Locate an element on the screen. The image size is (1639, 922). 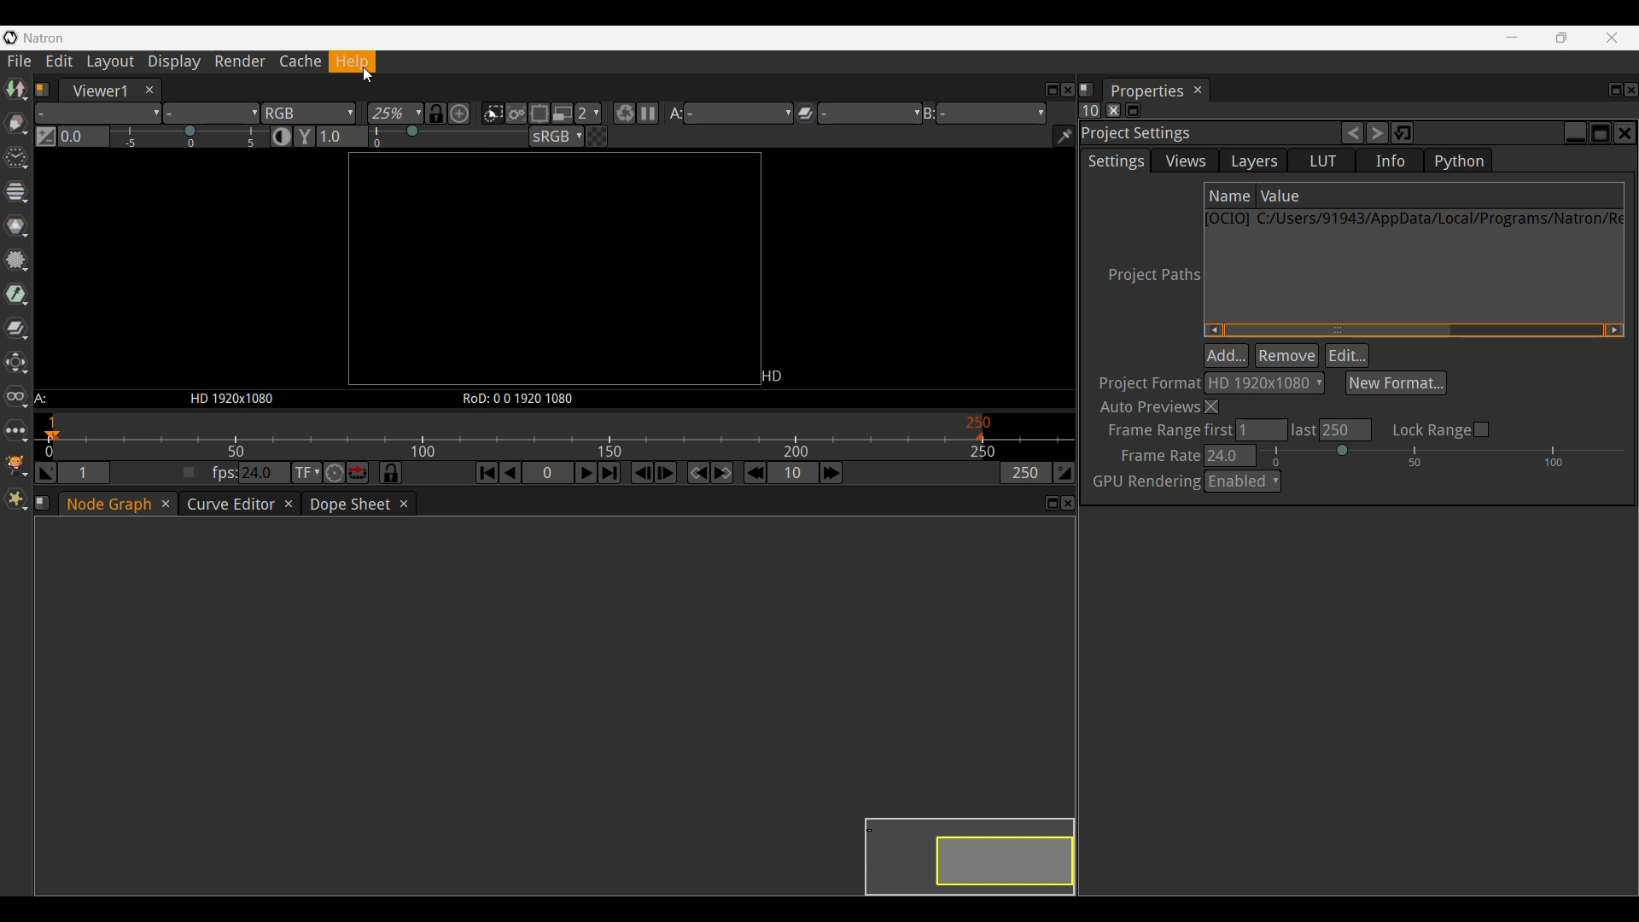
A checkered board under input A instead of black is located at coordinates (595, 137).